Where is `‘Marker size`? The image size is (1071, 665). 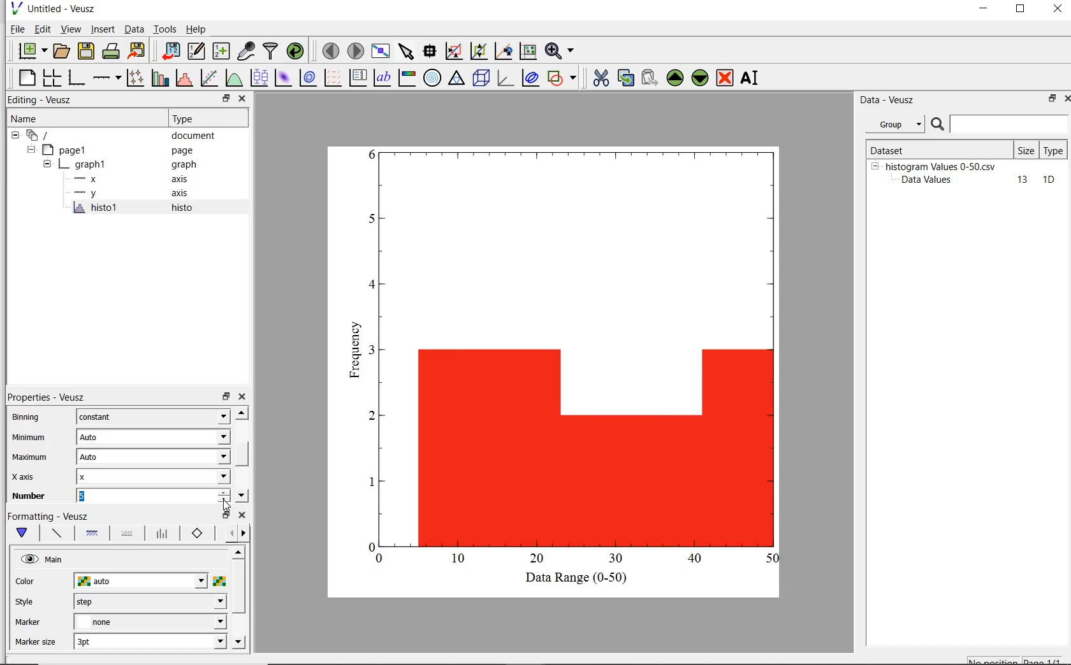
‘Marker size is located at coordinates (36, 643).